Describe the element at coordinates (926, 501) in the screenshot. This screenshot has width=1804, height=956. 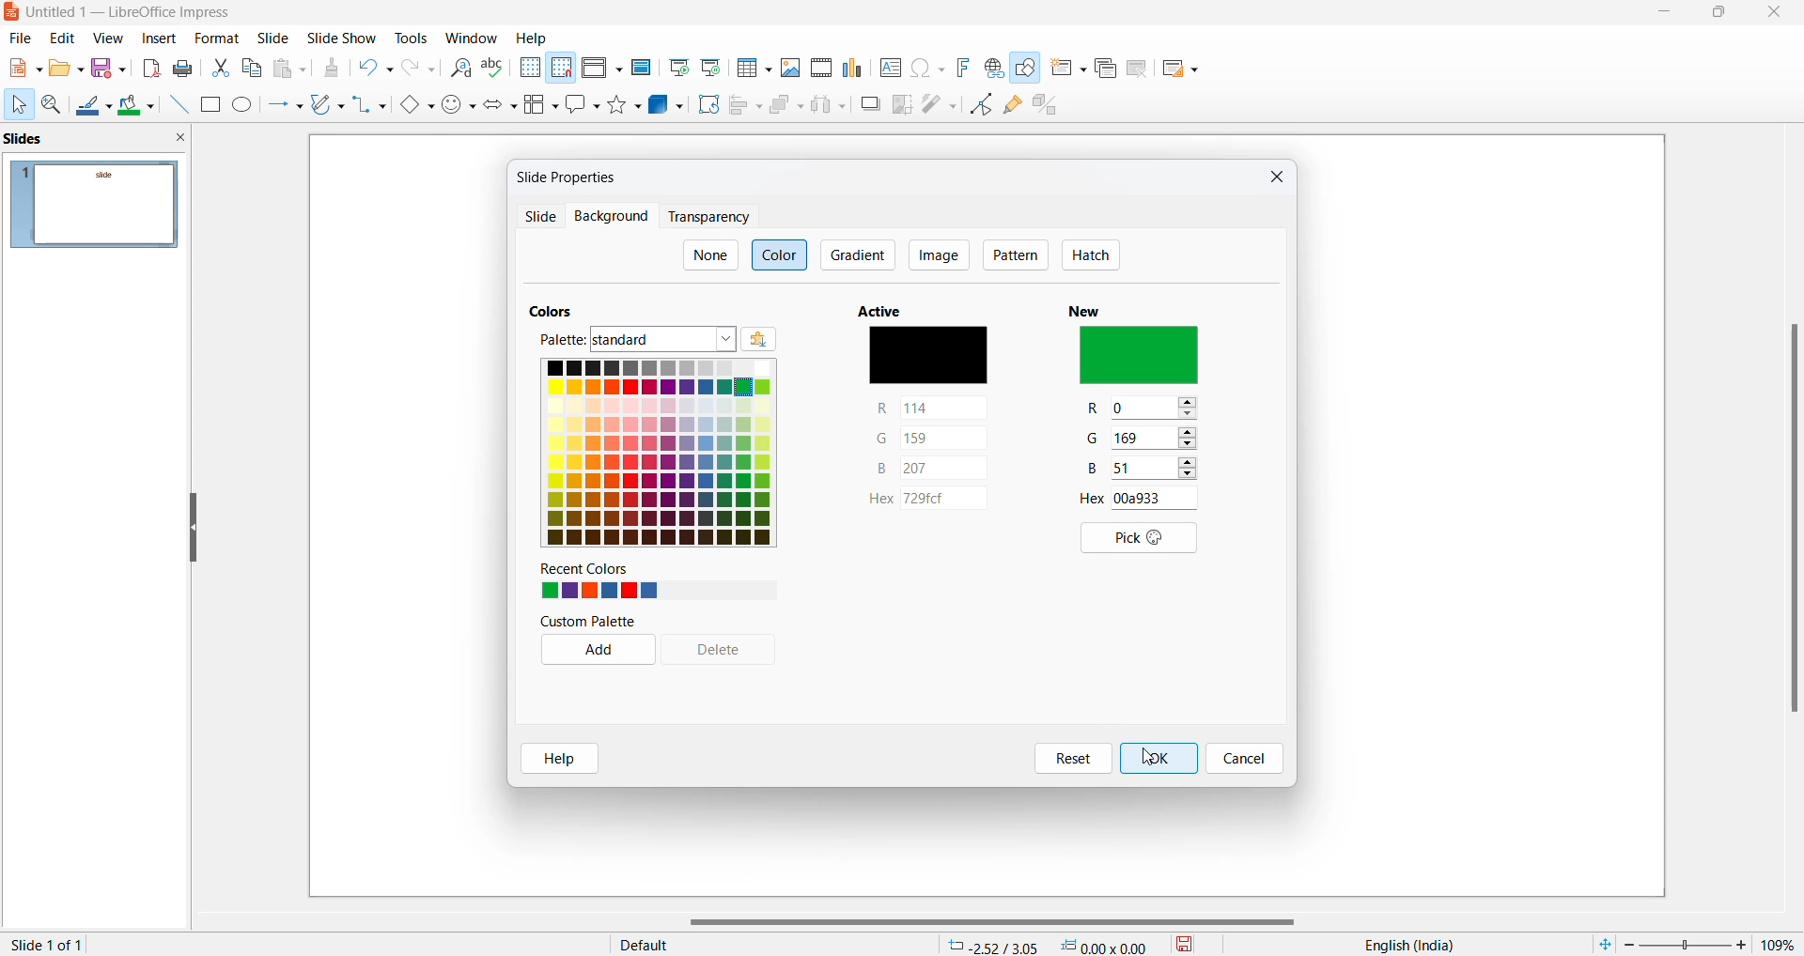
I see `hex` at that location.